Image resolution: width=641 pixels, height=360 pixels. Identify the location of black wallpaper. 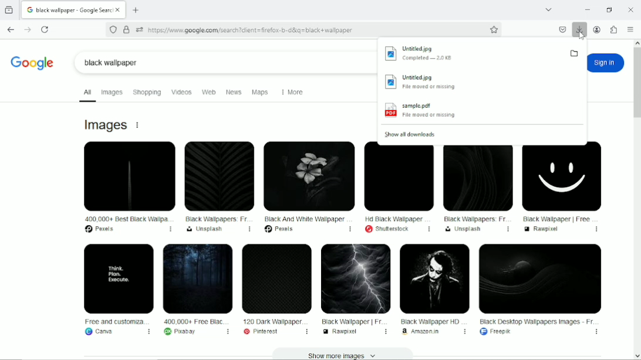
(226, 62).